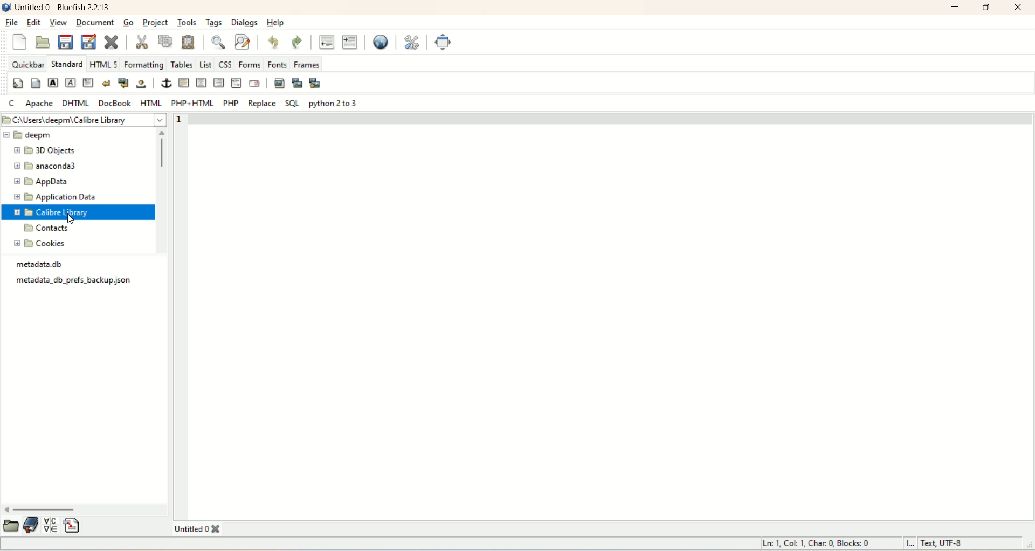  What do you see at coordinates (142, 40) in the screenshot?
I see `cut` at bounding box center [142, 40].